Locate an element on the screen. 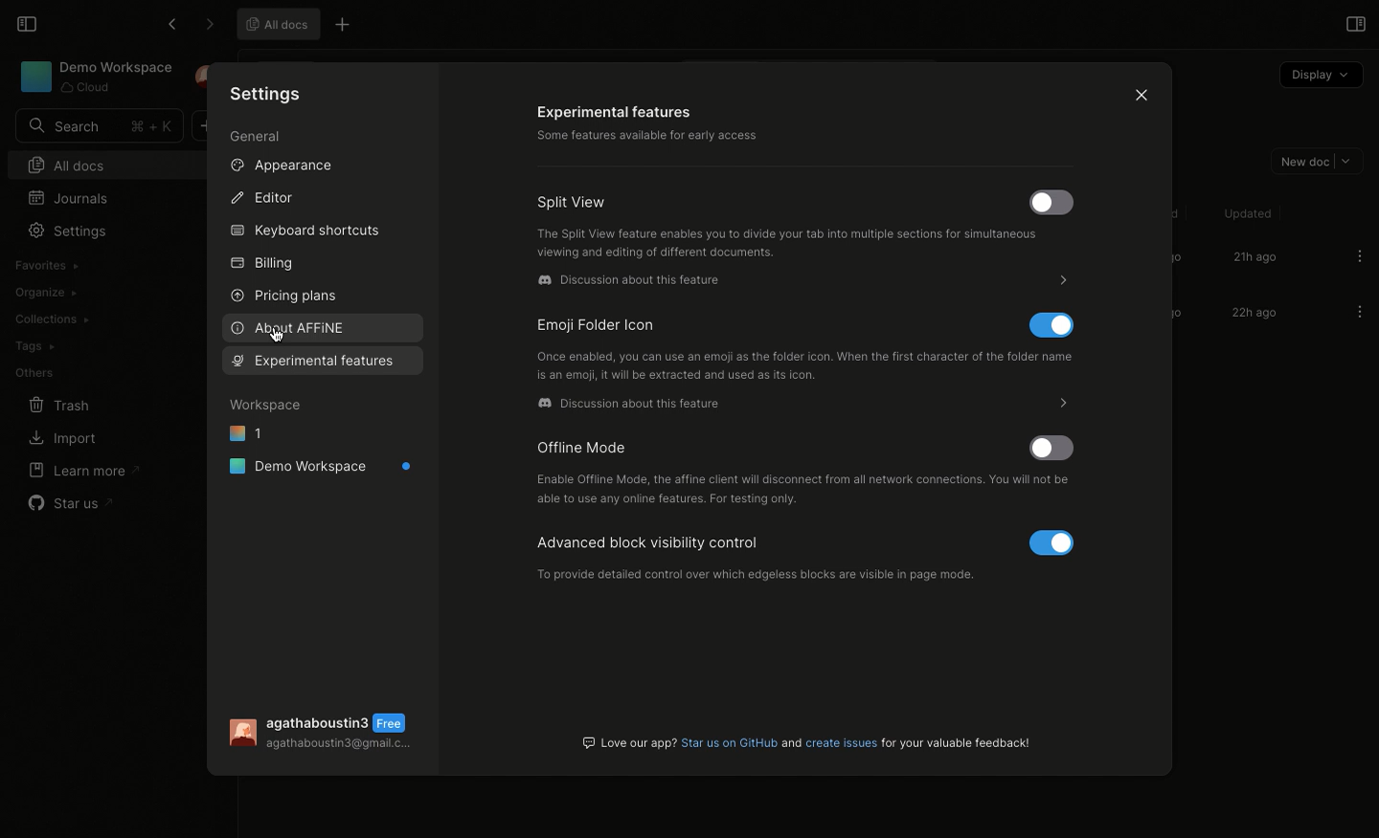 The height and width of the screenshot is (838, 1379). Pricing plans is located at coordinates (283, 297).